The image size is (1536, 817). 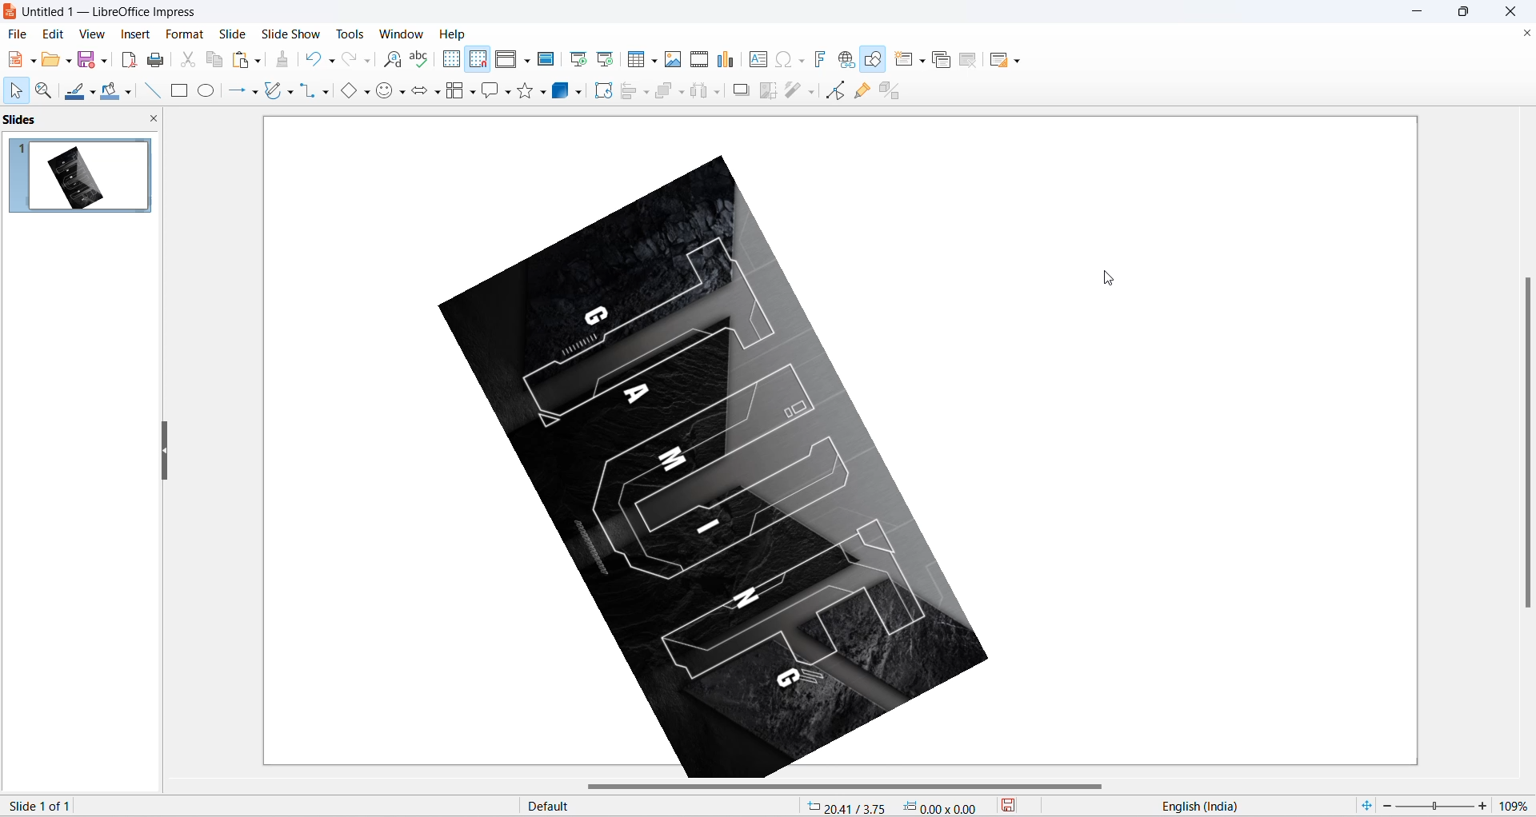 I want to click on symbol shapes, so click(x=386, y=94).